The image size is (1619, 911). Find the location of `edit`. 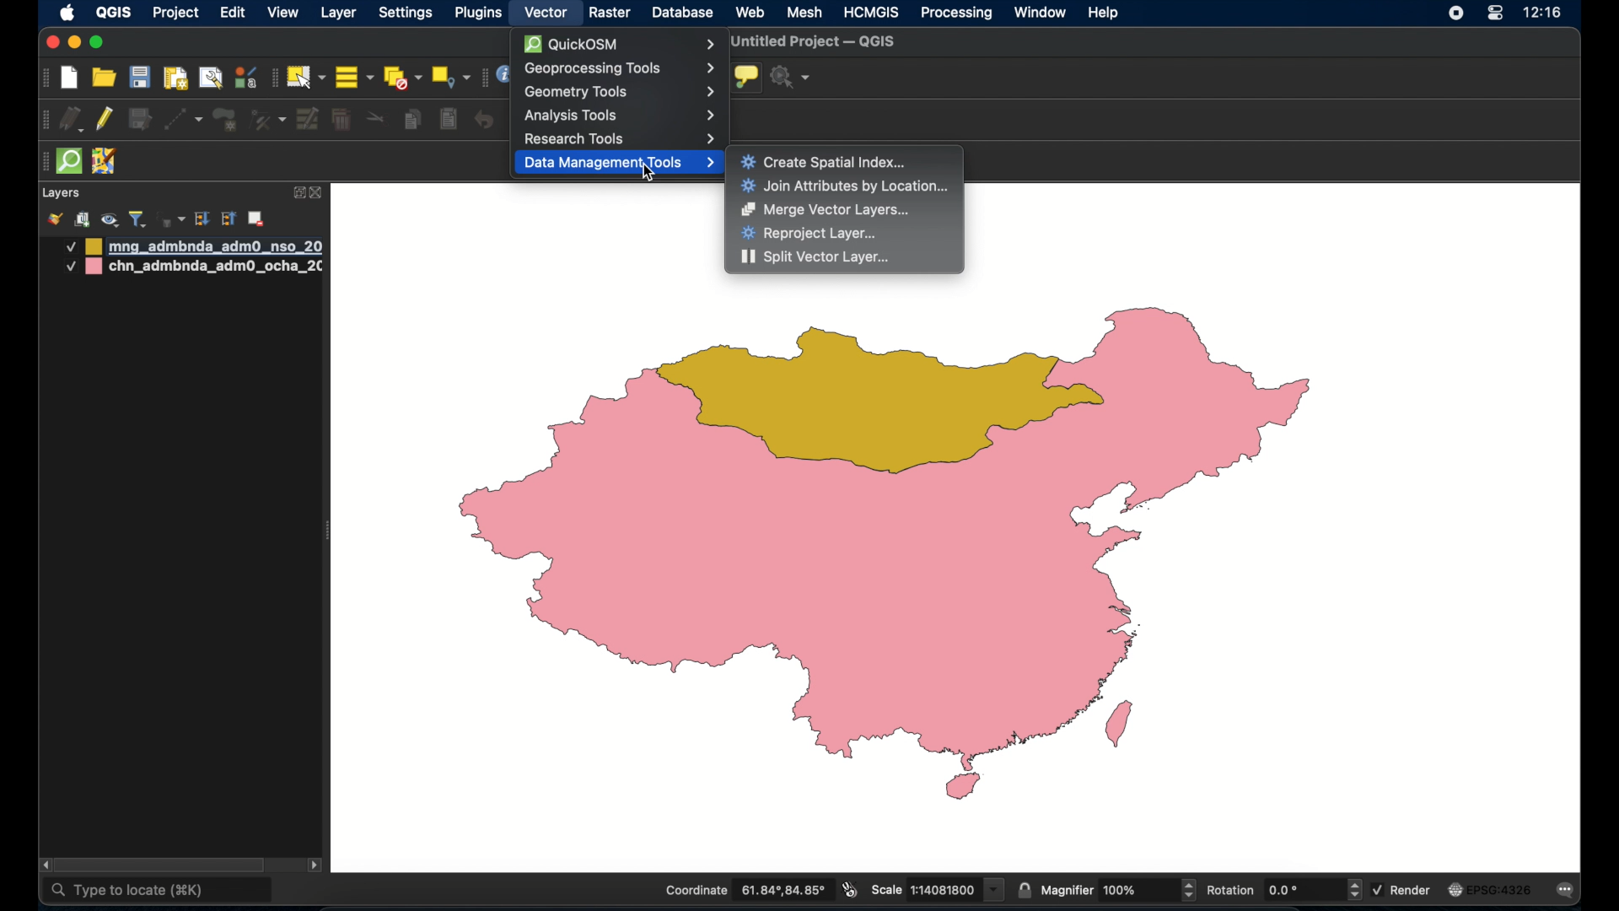

edit is located at coordinates (233, 14).